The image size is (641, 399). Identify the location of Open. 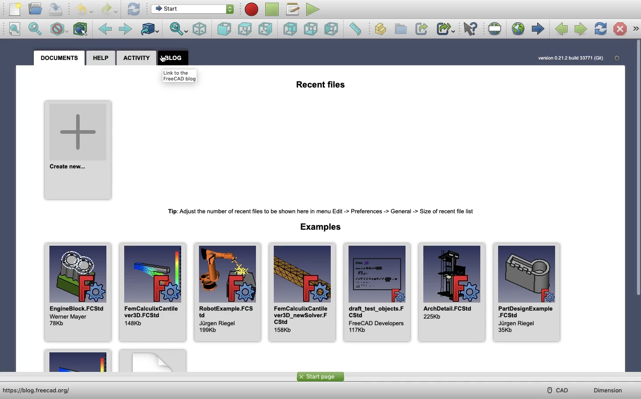
(35, 9).